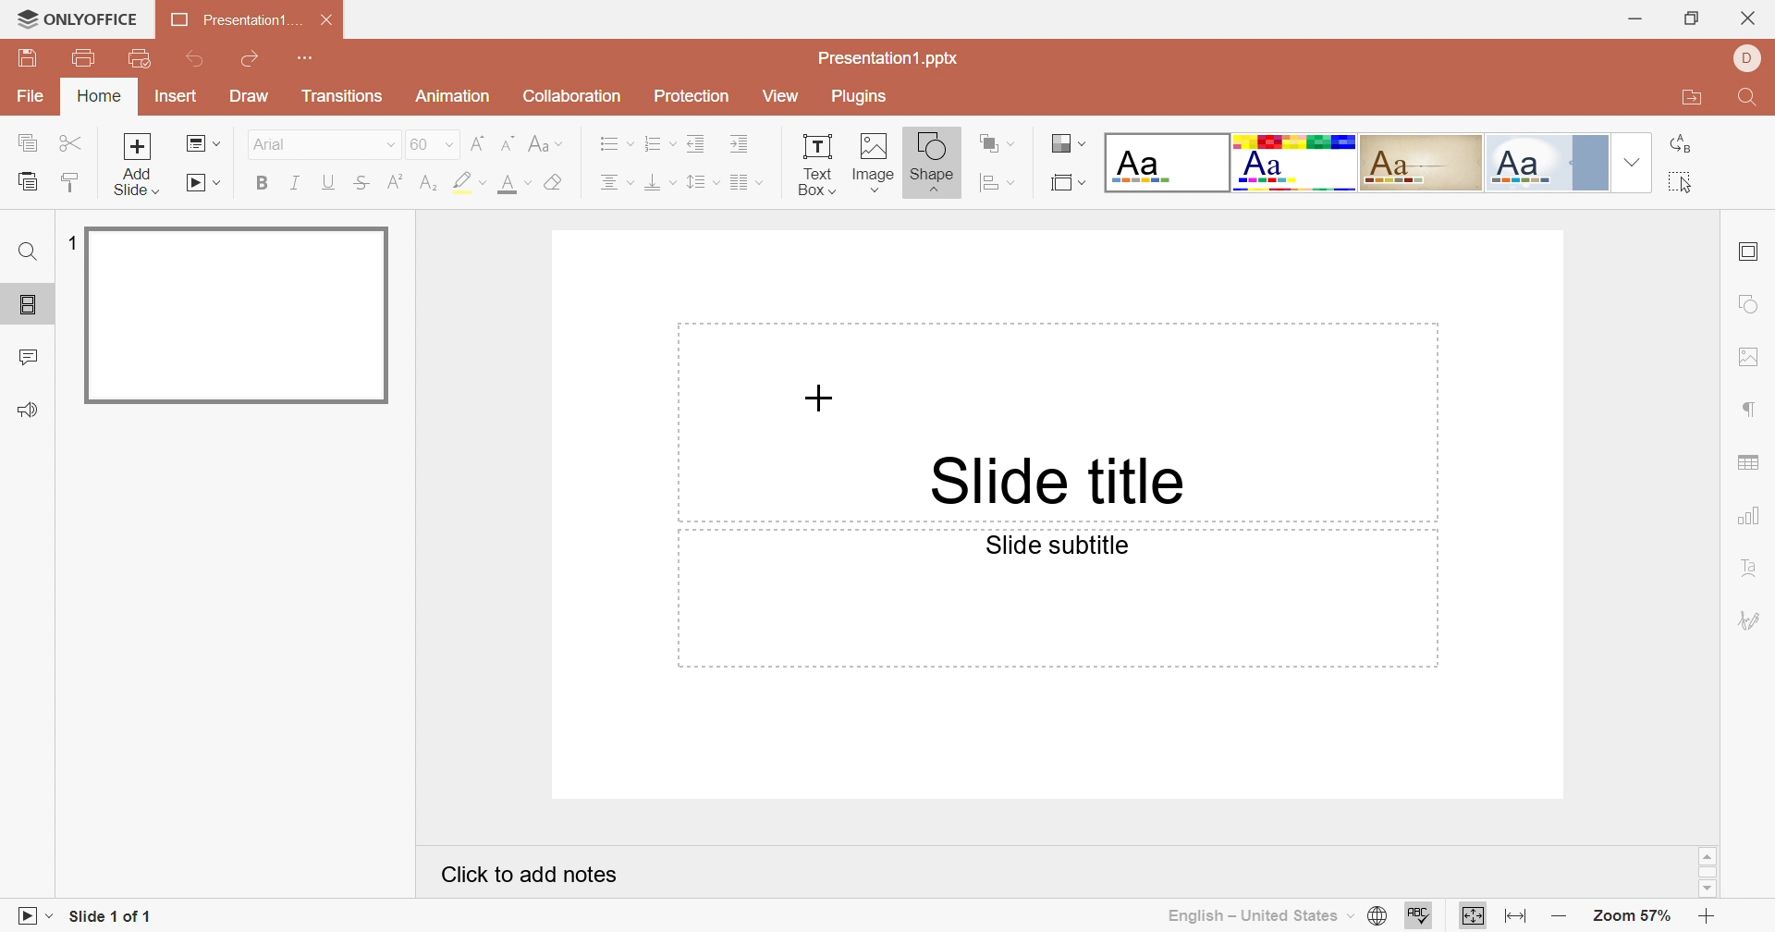  What do you see at coordinates (859, 96) in the screenshot?
I see `Plugins` at bounding box center [859, 96].